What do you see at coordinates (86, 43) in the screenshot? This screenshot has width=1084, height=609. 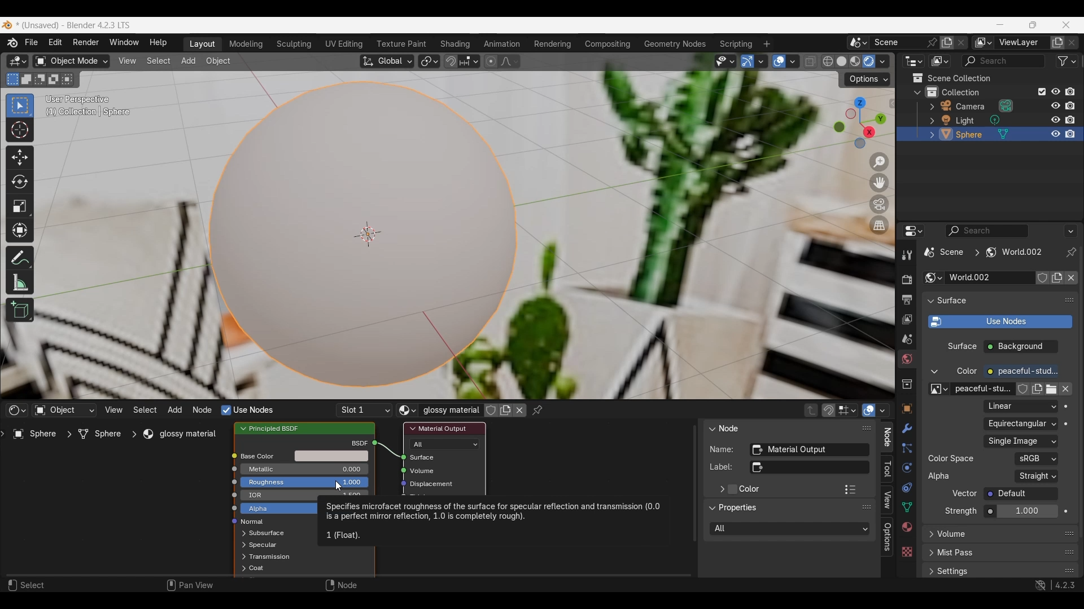 I see `Render menu` at bounding box center [86, 43].